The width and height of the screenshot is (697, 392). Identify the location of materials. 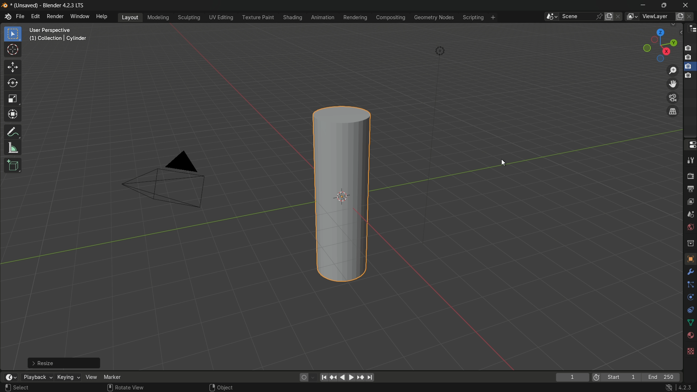
(689, 336).